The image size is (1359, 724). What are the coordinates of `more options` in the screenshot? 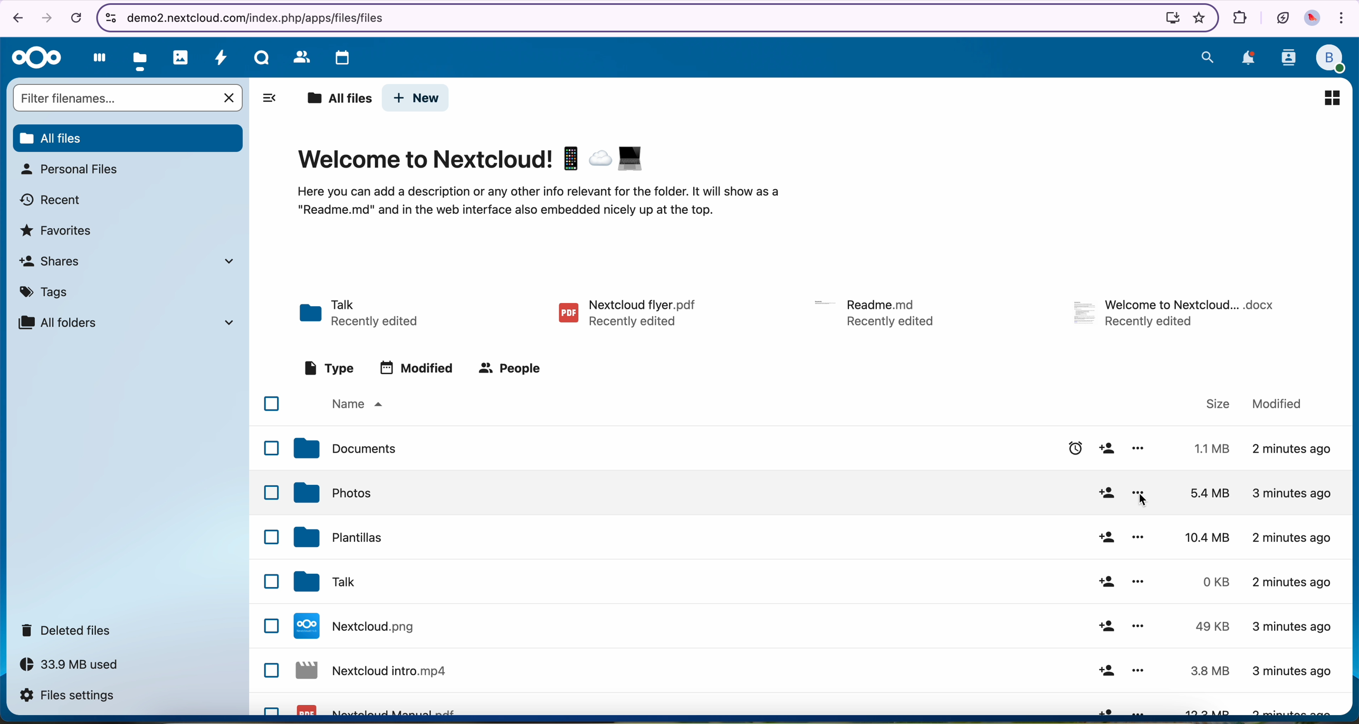 It's located at (1138, 448).